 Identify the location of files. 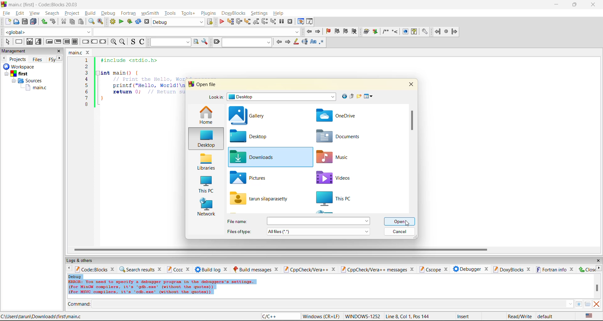
(37, 59).